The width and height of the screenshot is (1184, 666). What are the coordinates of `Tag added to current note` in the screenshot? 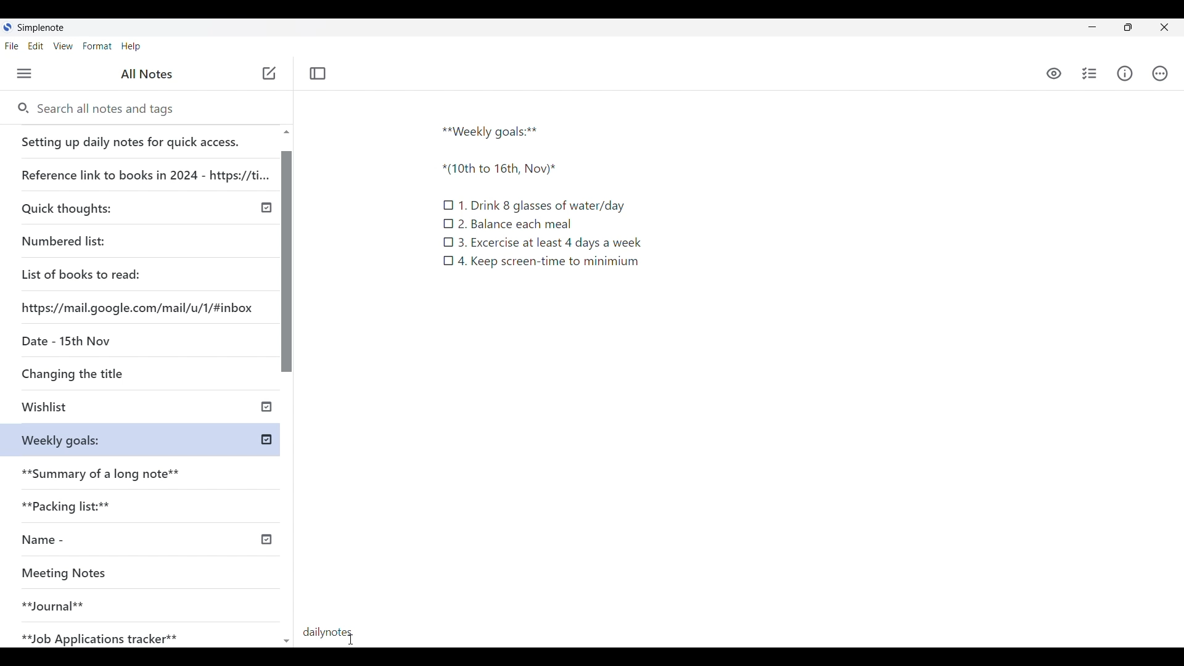 It's located at (328, 631).